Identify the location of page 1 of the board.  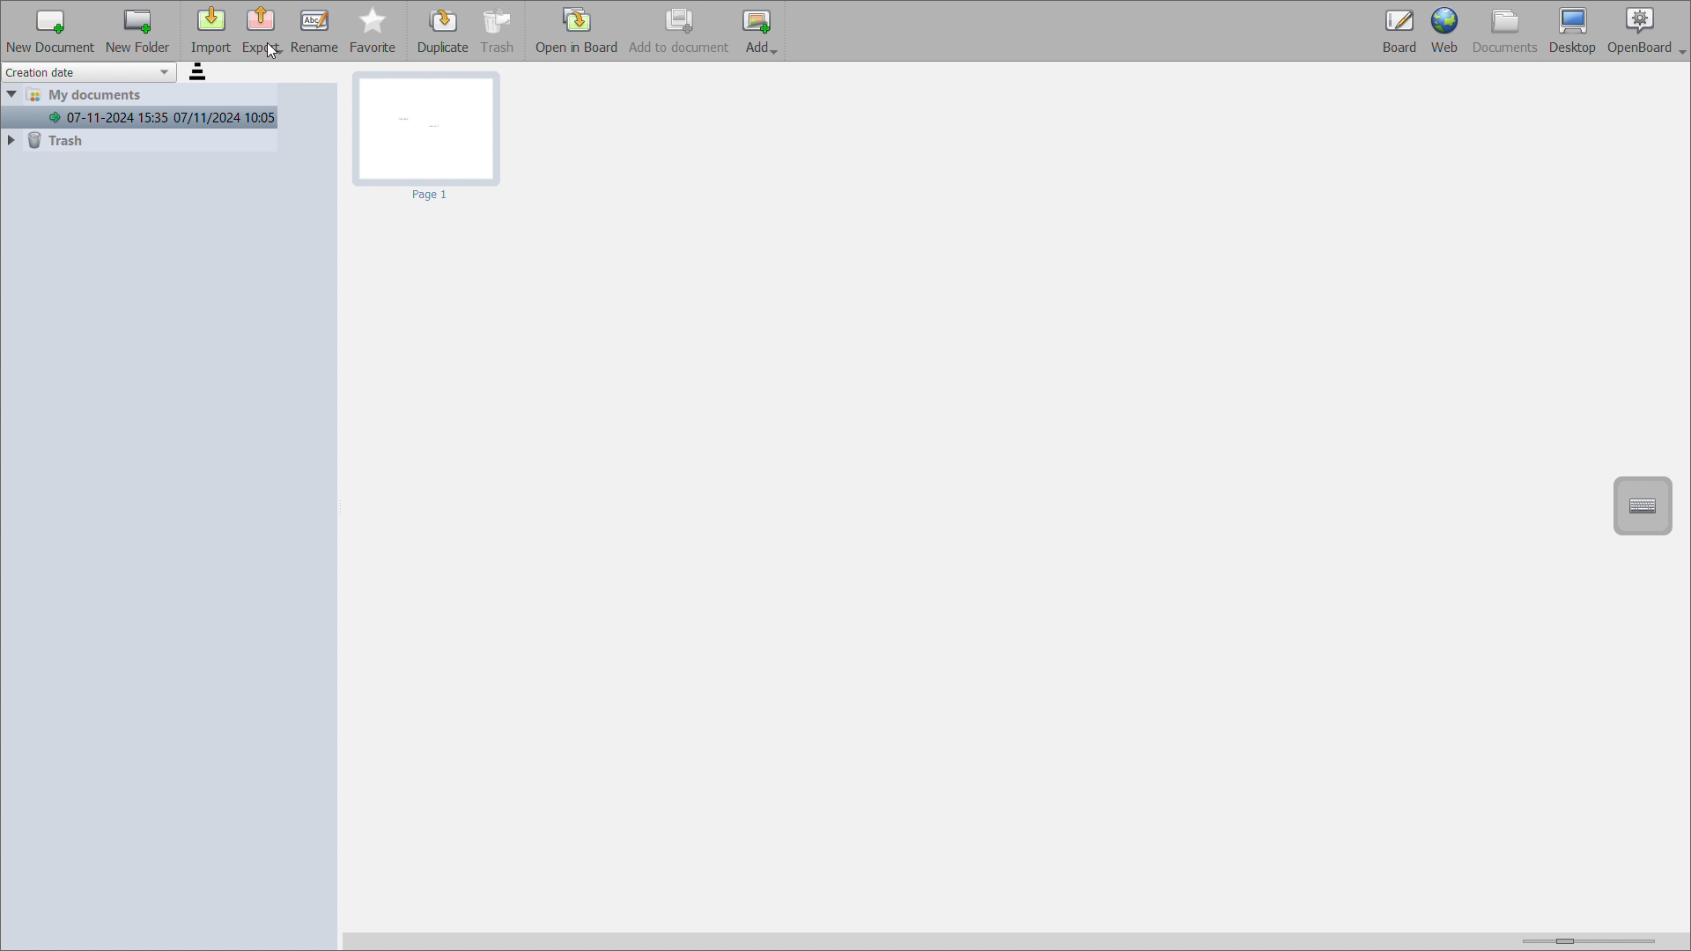
(428, 138).